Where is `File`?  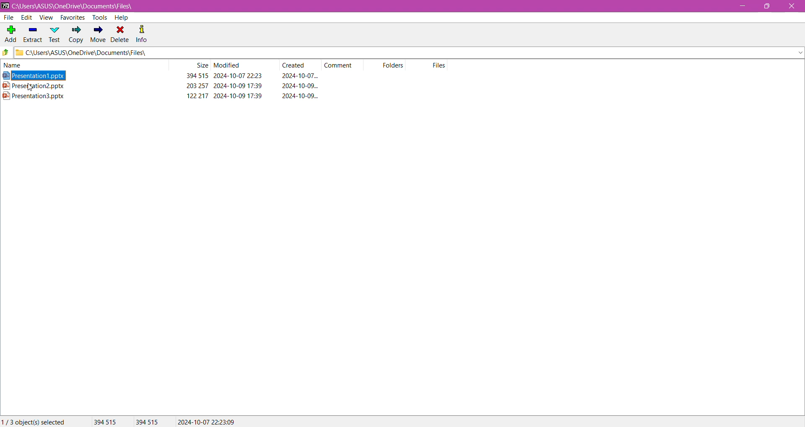 File is located at coordinates (10, 18).